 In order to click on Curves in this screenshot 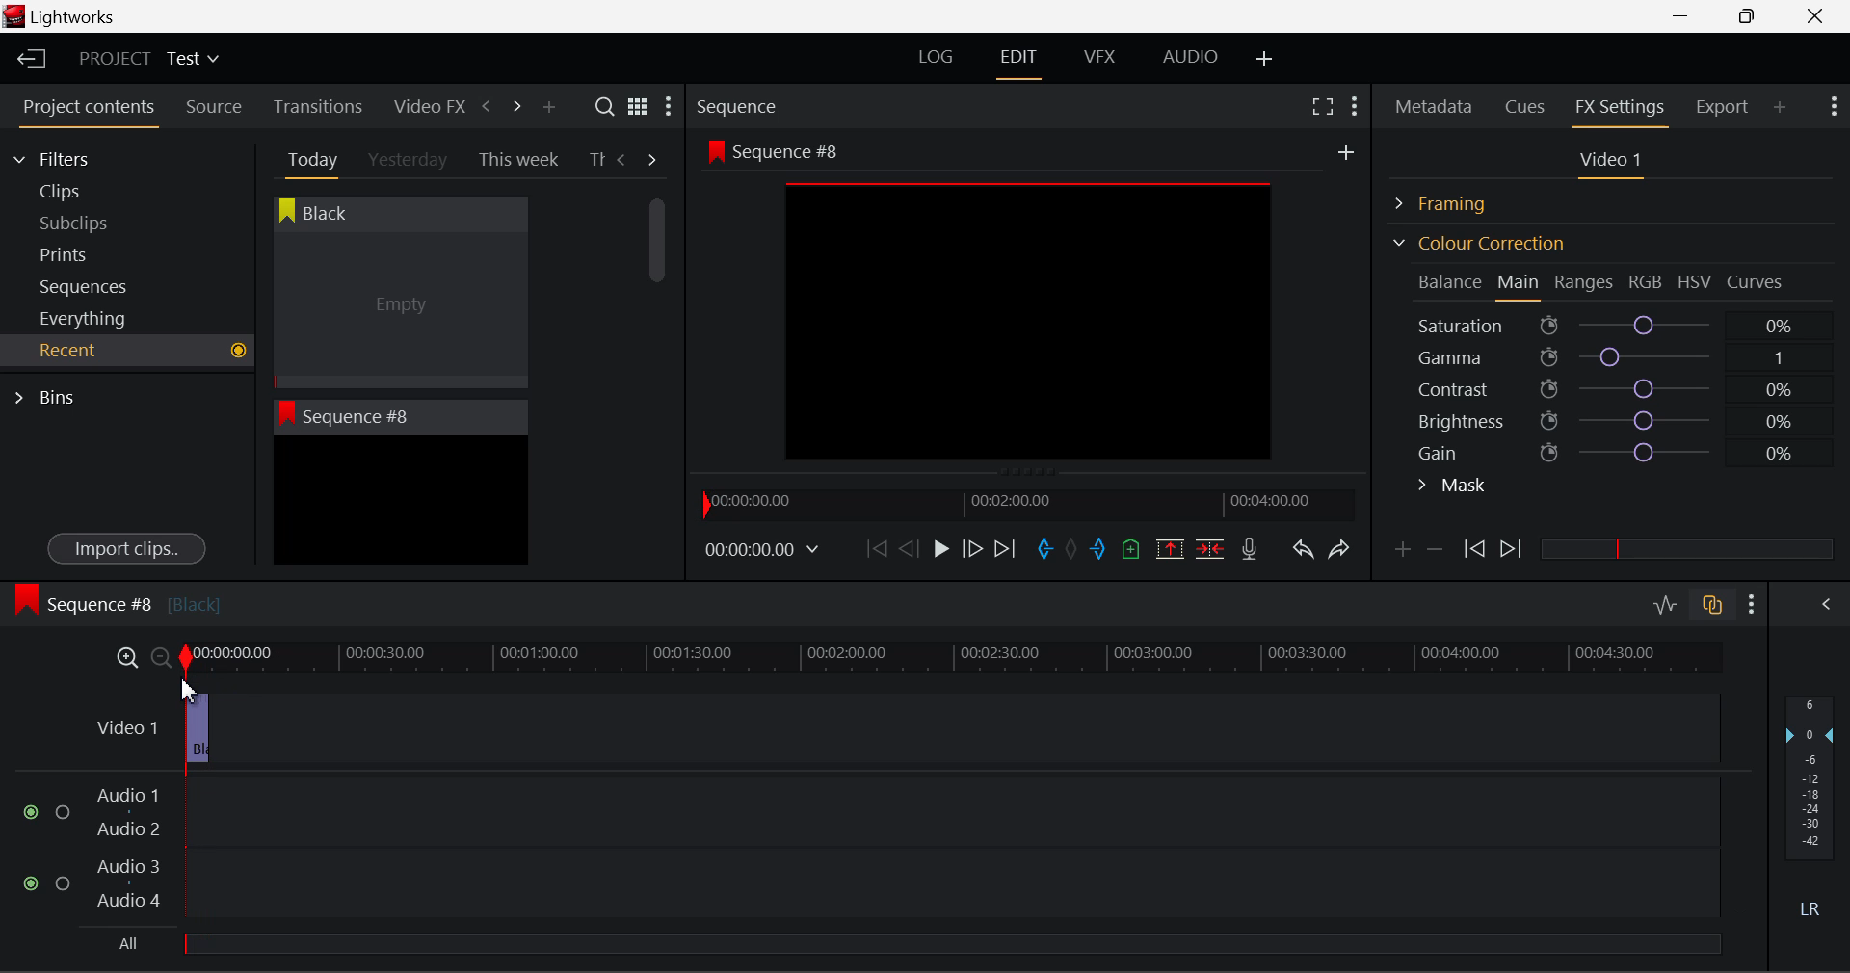, I will do `click(1757, 281)`.